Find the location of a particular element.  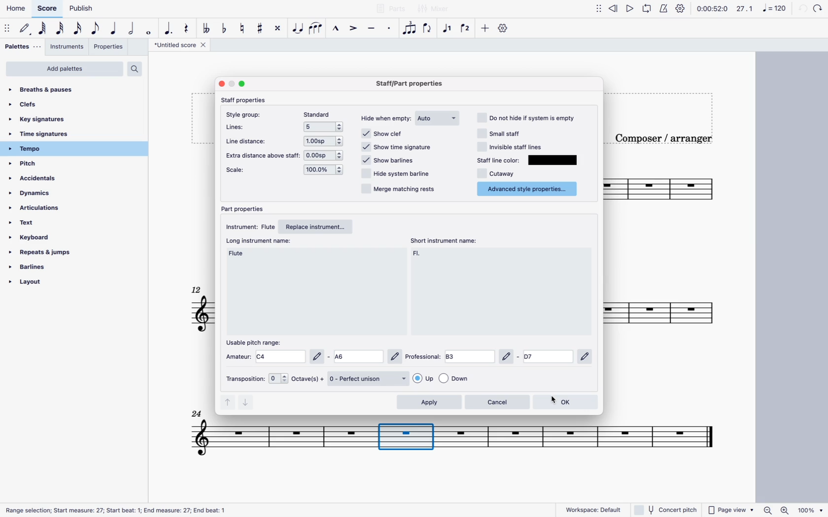

pitch is located at coordinates (38, 164).